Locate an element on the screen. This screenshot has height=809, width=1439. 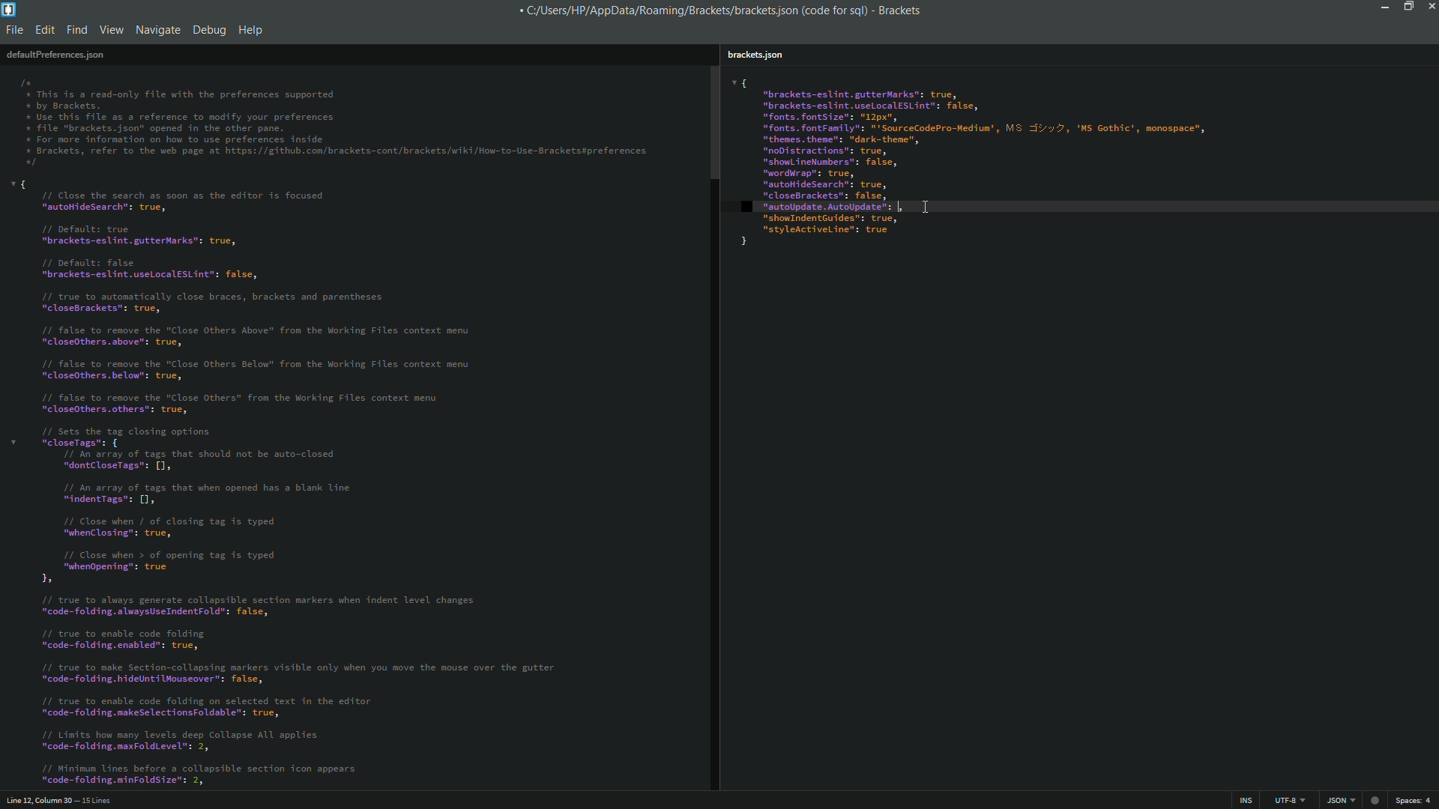
find menu is located at coordinates (78, 30).